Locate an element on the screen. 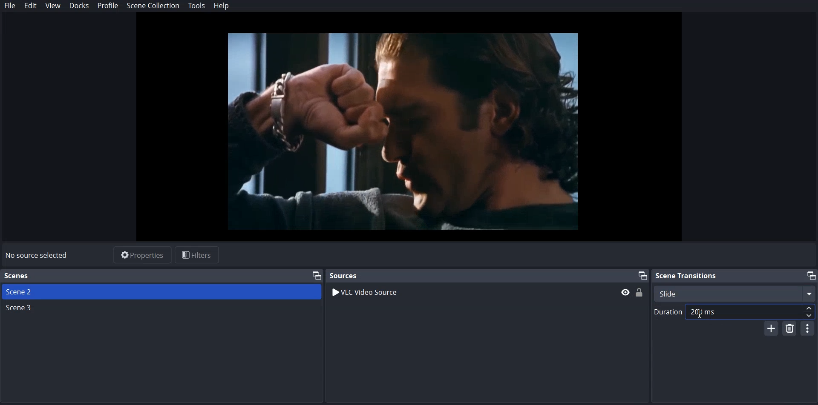 This screenshot has width=818, height=405. Remove Configurable Transition is located at coordinates (791, 328).